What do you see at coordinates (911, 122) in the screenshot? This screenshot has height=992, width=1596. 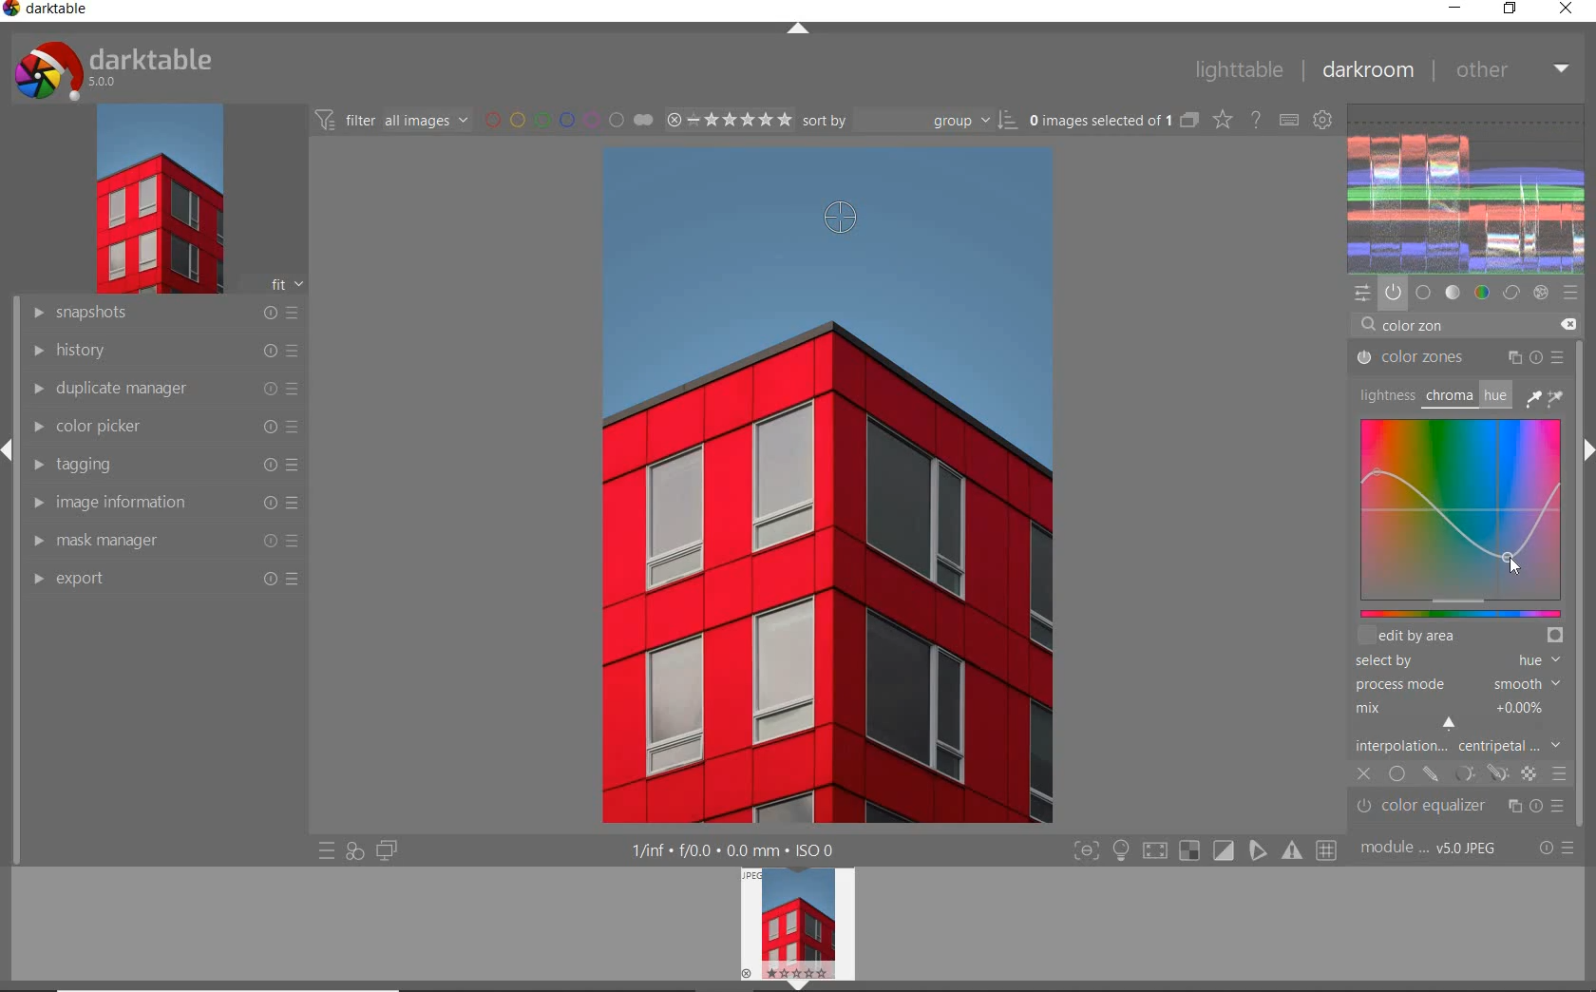 I see `Sort` at bounding box center [911, 122].